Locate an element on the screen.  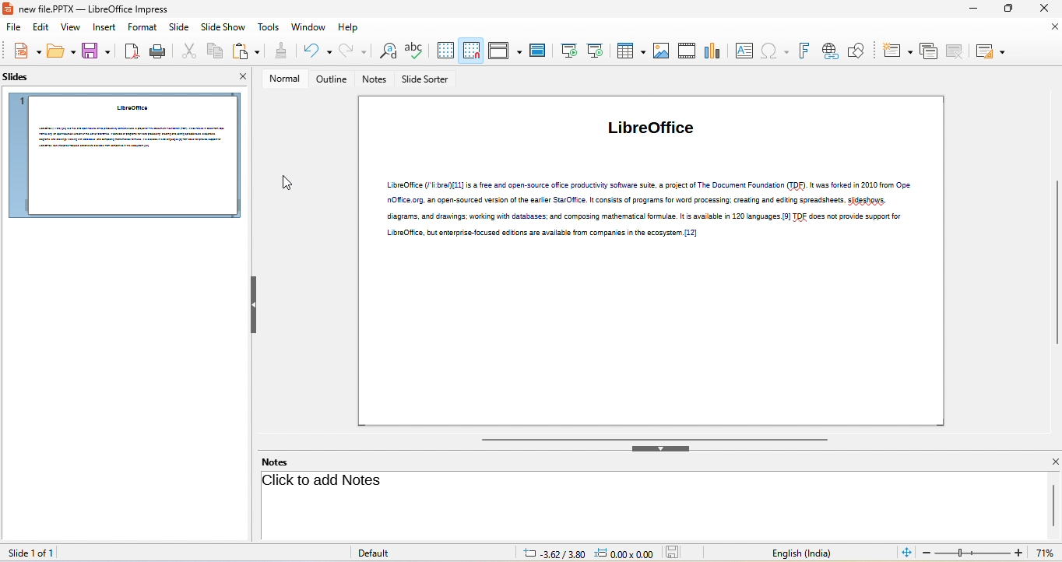
slide show is located at coordinates (223, 28).